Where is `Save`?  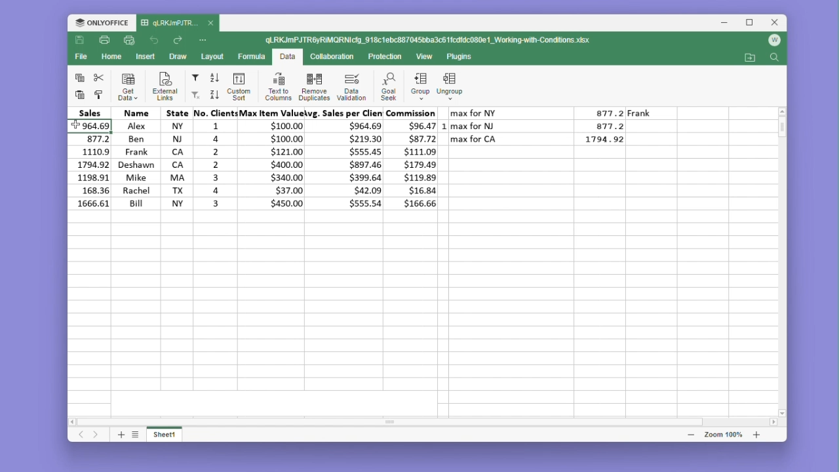 Save is located at coordinates (80, 41).